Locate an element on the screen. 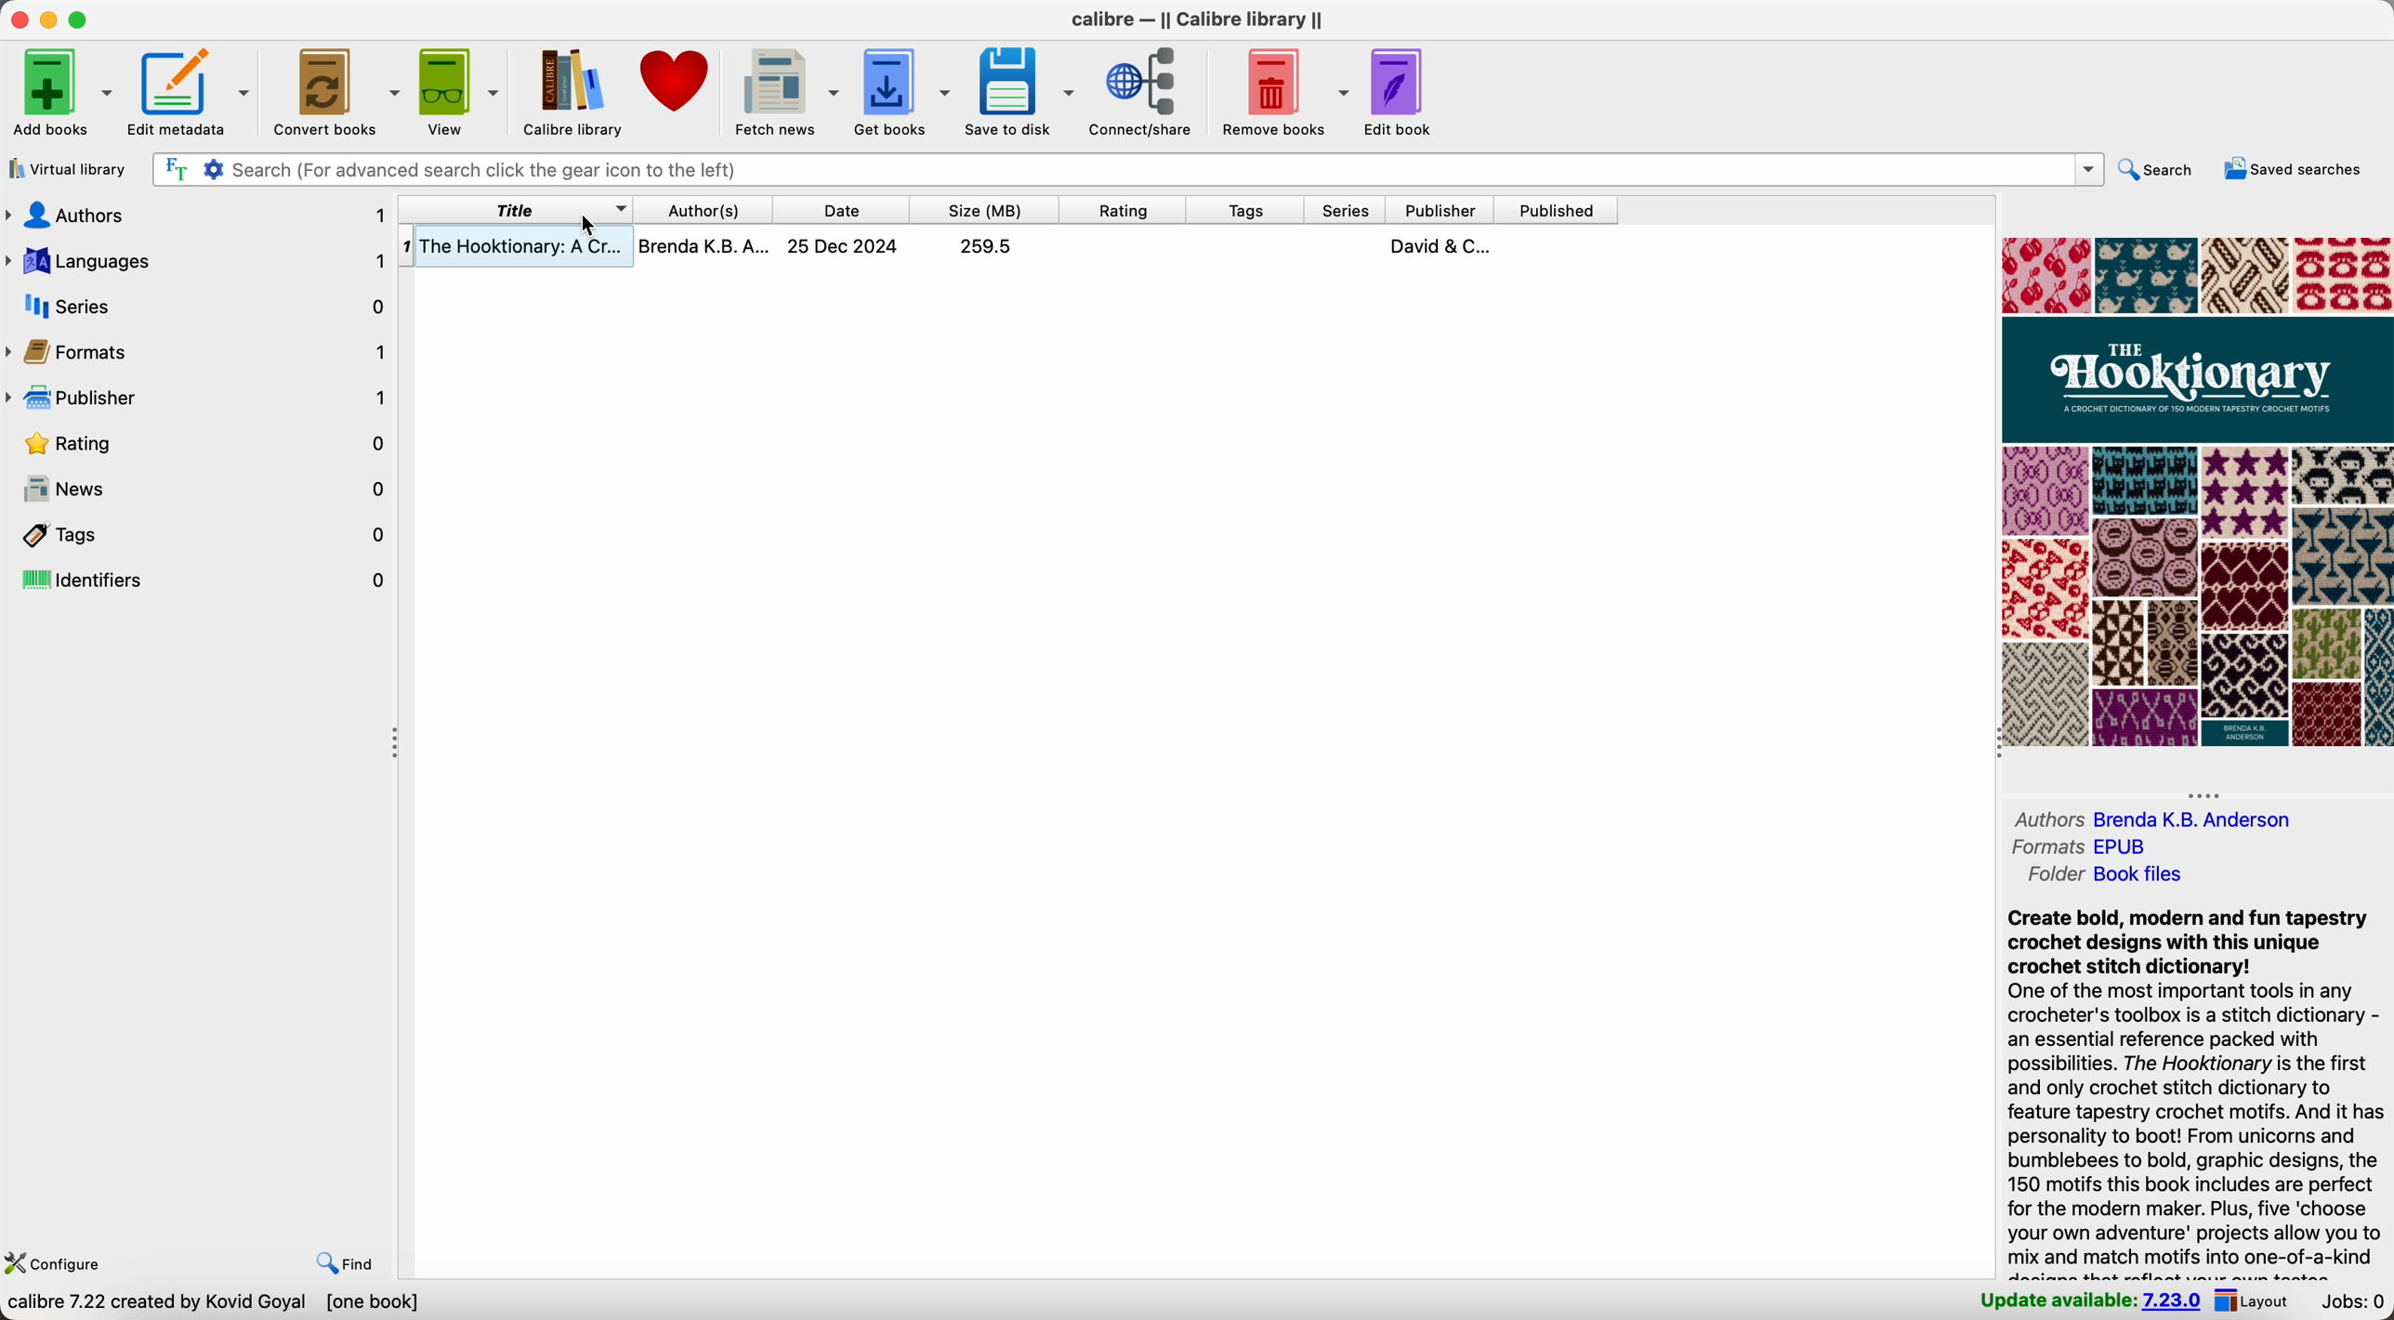  close Calibre is located at coordinates (18, 18).